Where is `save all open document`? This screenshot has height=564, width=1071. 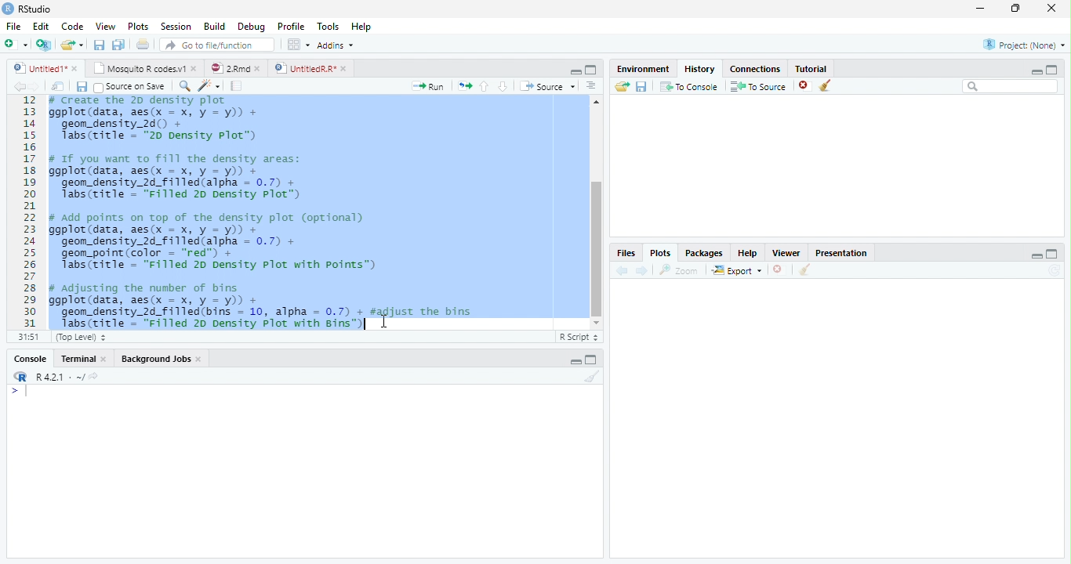 save all open document is located at coordinates (118, 44).